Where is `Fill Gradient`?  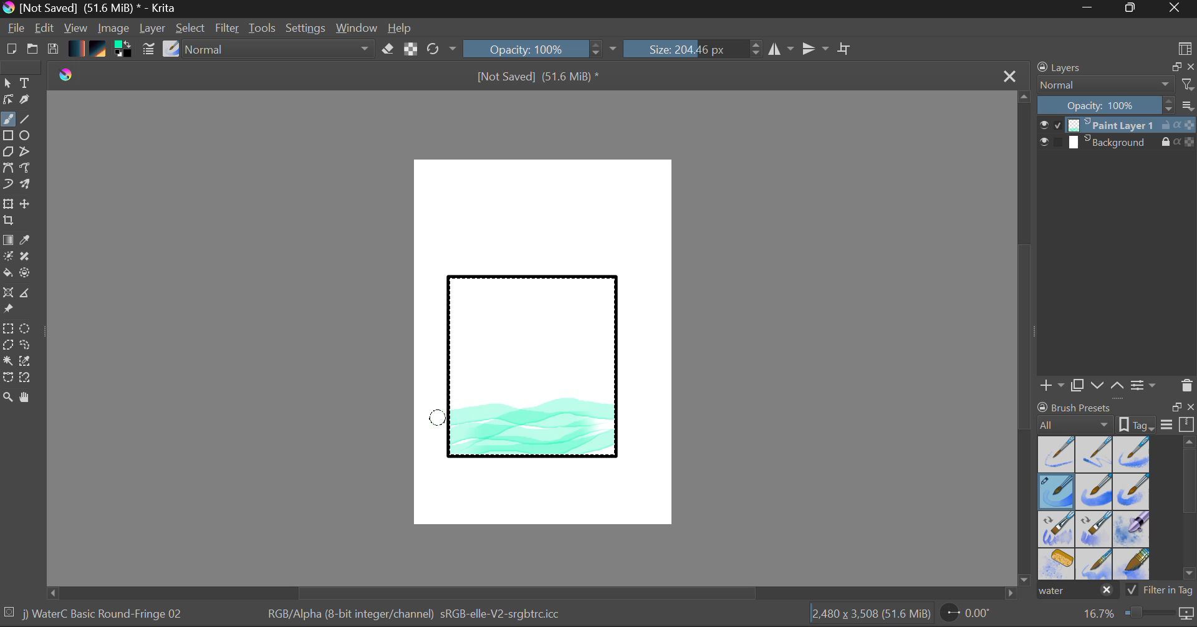 Fill Gradient is located at coordinates (8, 239).